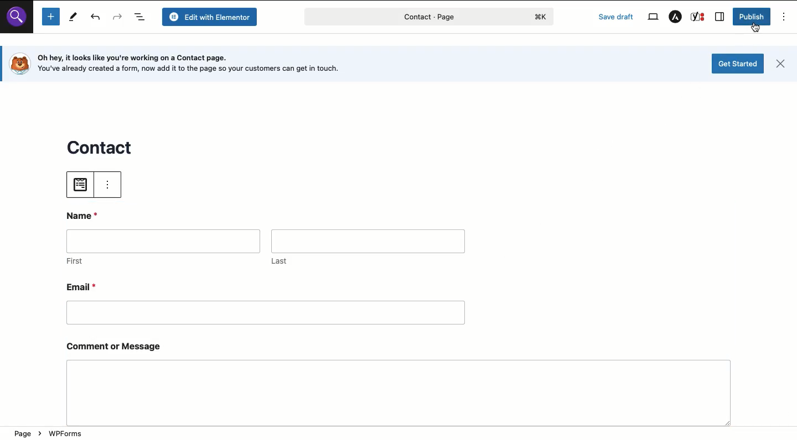 This screenshot has width=797, height=440. I want to click on Name, so click(85, 214).